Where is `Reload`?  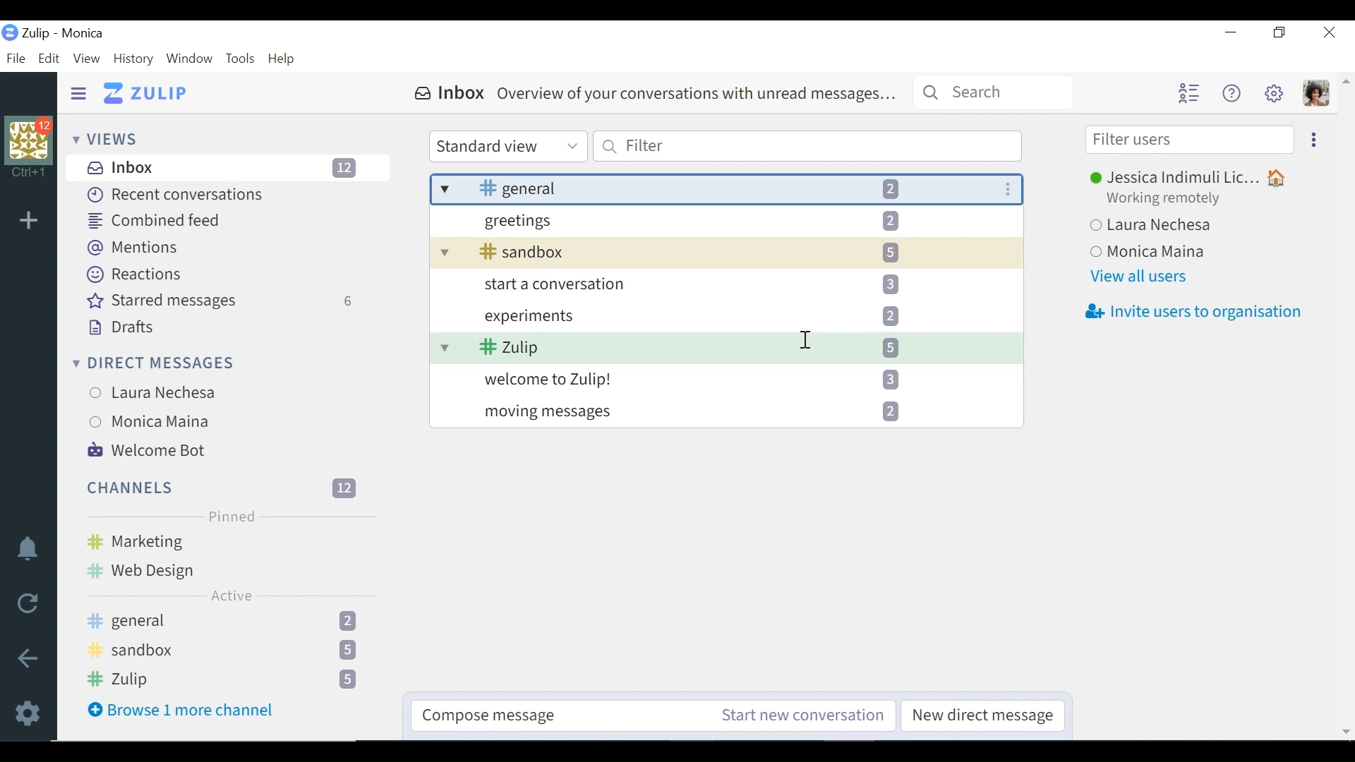
Reload is located at coordinates (23, 604).